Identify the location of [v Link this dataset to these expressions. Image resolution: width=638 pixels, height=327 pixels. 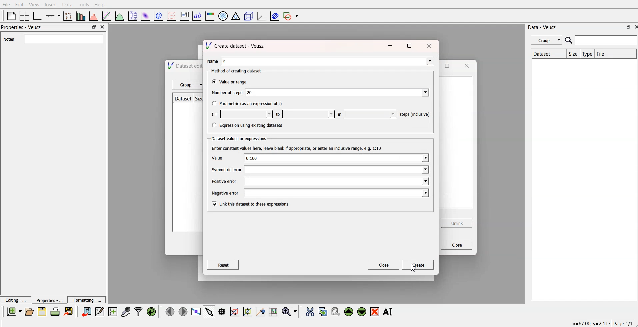
(251, 204).